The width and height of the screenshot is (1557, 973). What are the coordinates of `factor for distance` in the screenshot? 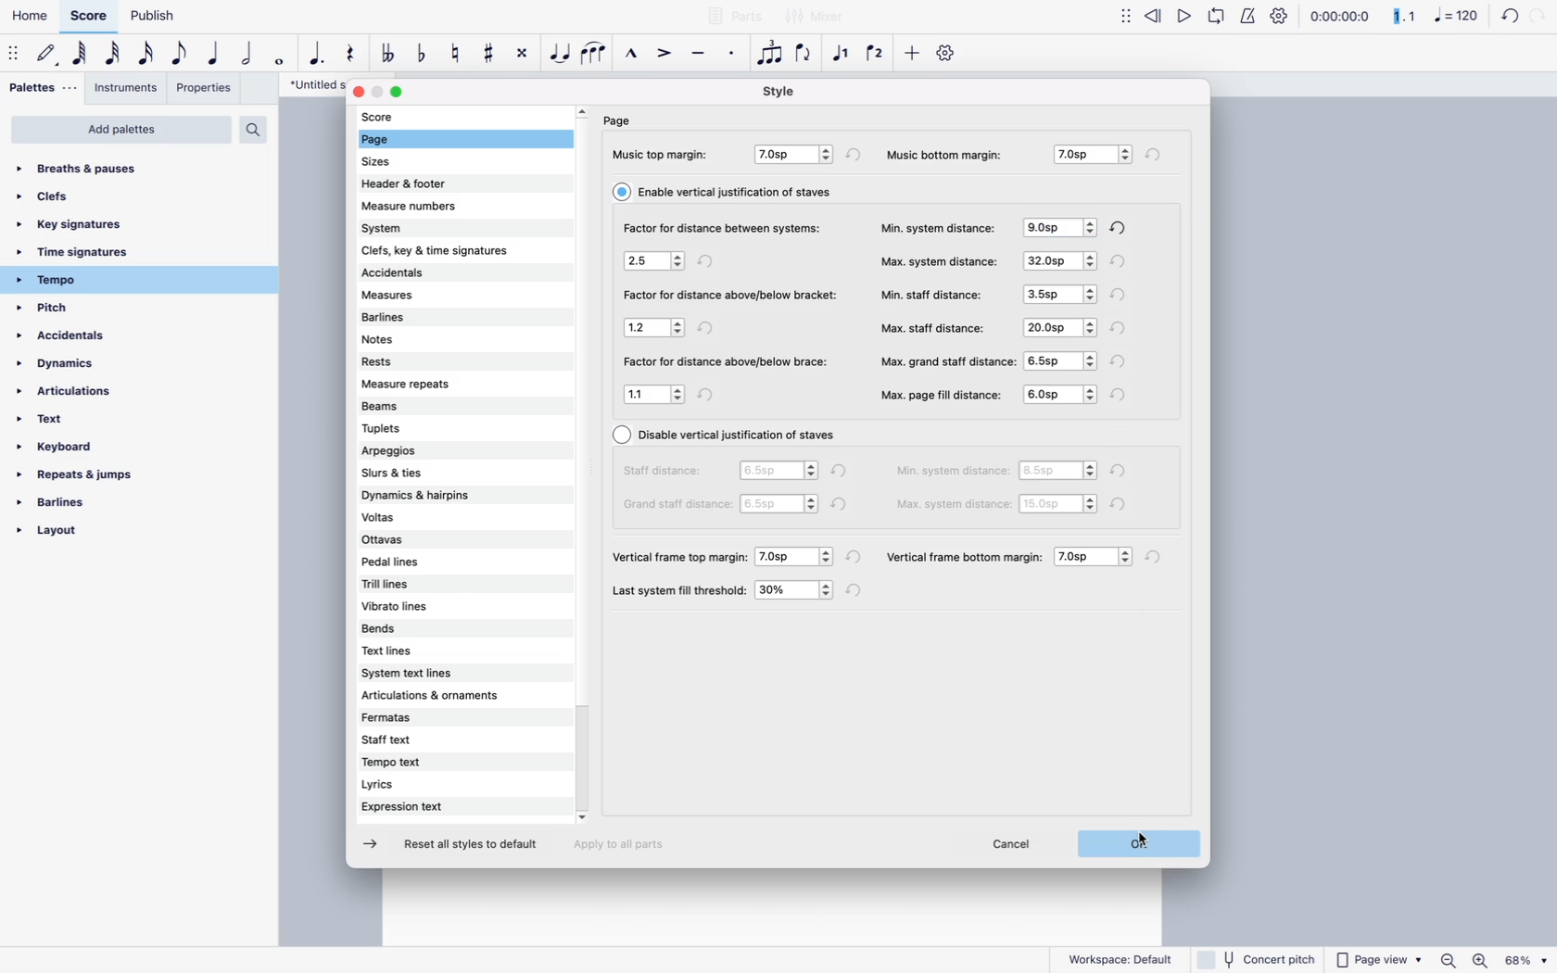 It's located at (731, 297).